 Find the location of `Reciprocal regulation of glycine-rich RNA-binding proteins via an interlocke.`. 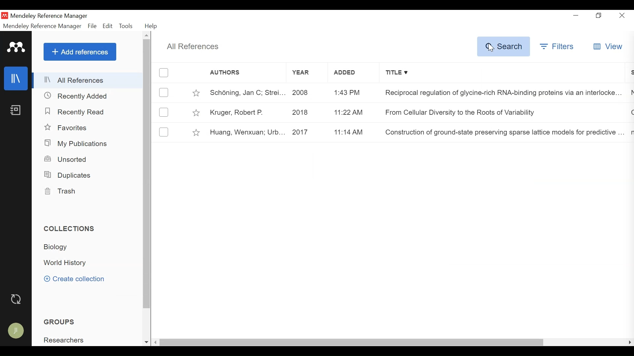

Reciprocal regulation of glycine-rich RNA-binding proteins via an interlocke. is located at coordinates (499, 93).